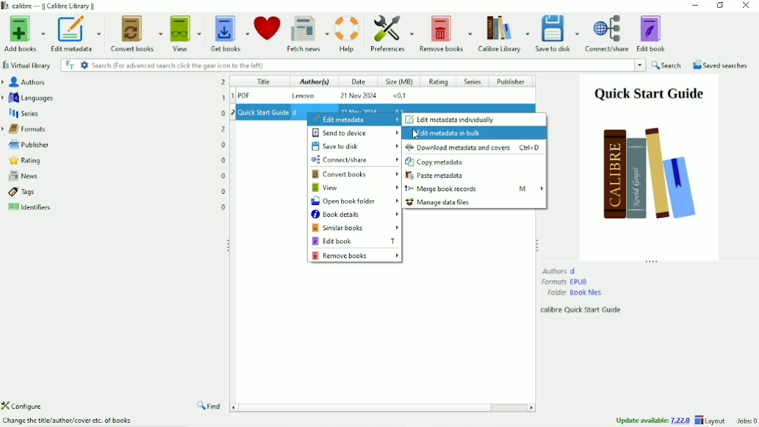 This screenshot has height=427, width=759. What do you see at coordinates (721, 65) in the screenshot?
I see `Saved searches` at bounding box center [721, 65].